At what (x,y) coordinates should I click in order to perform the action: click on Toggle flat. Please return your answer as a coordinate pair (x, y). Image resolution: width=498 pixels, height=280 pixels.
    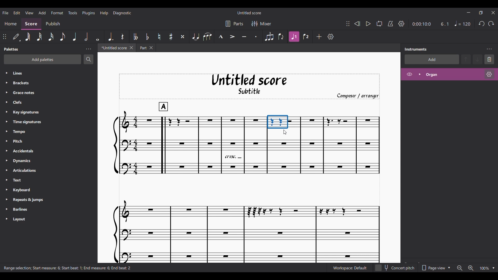
    Looking at the image, I should click on (147, 37).